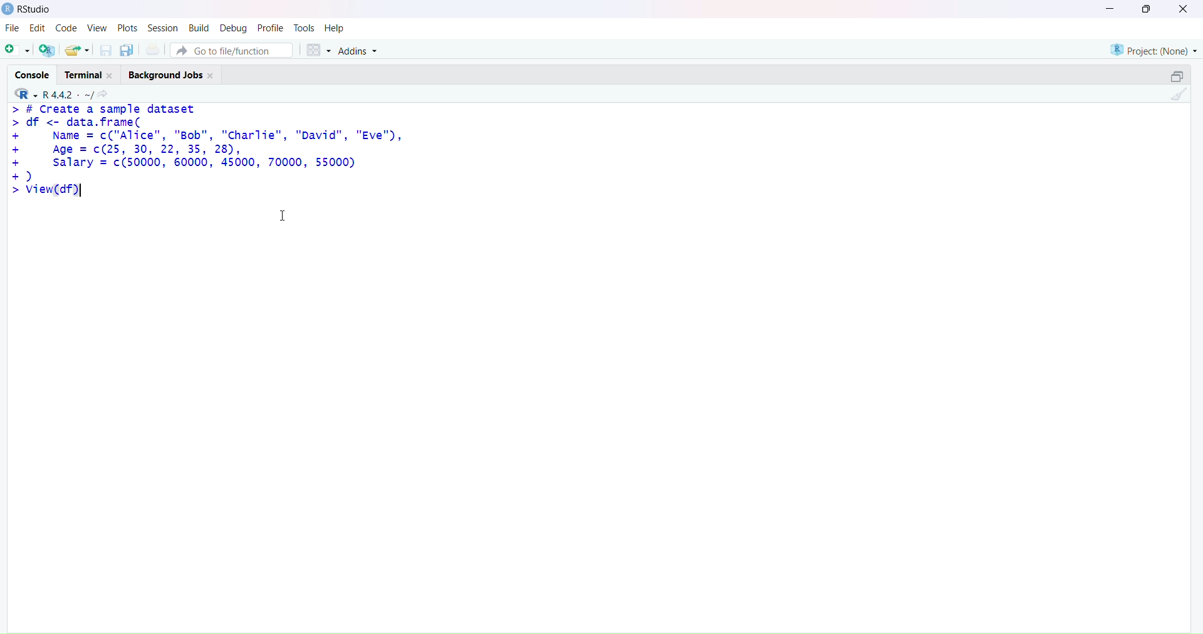 Image resolution: width=1203 pixels, height=634 pixels. What do you see at coordinates (96, 27) in the screenshot?
I see `view` at bounding box center [96, 27].